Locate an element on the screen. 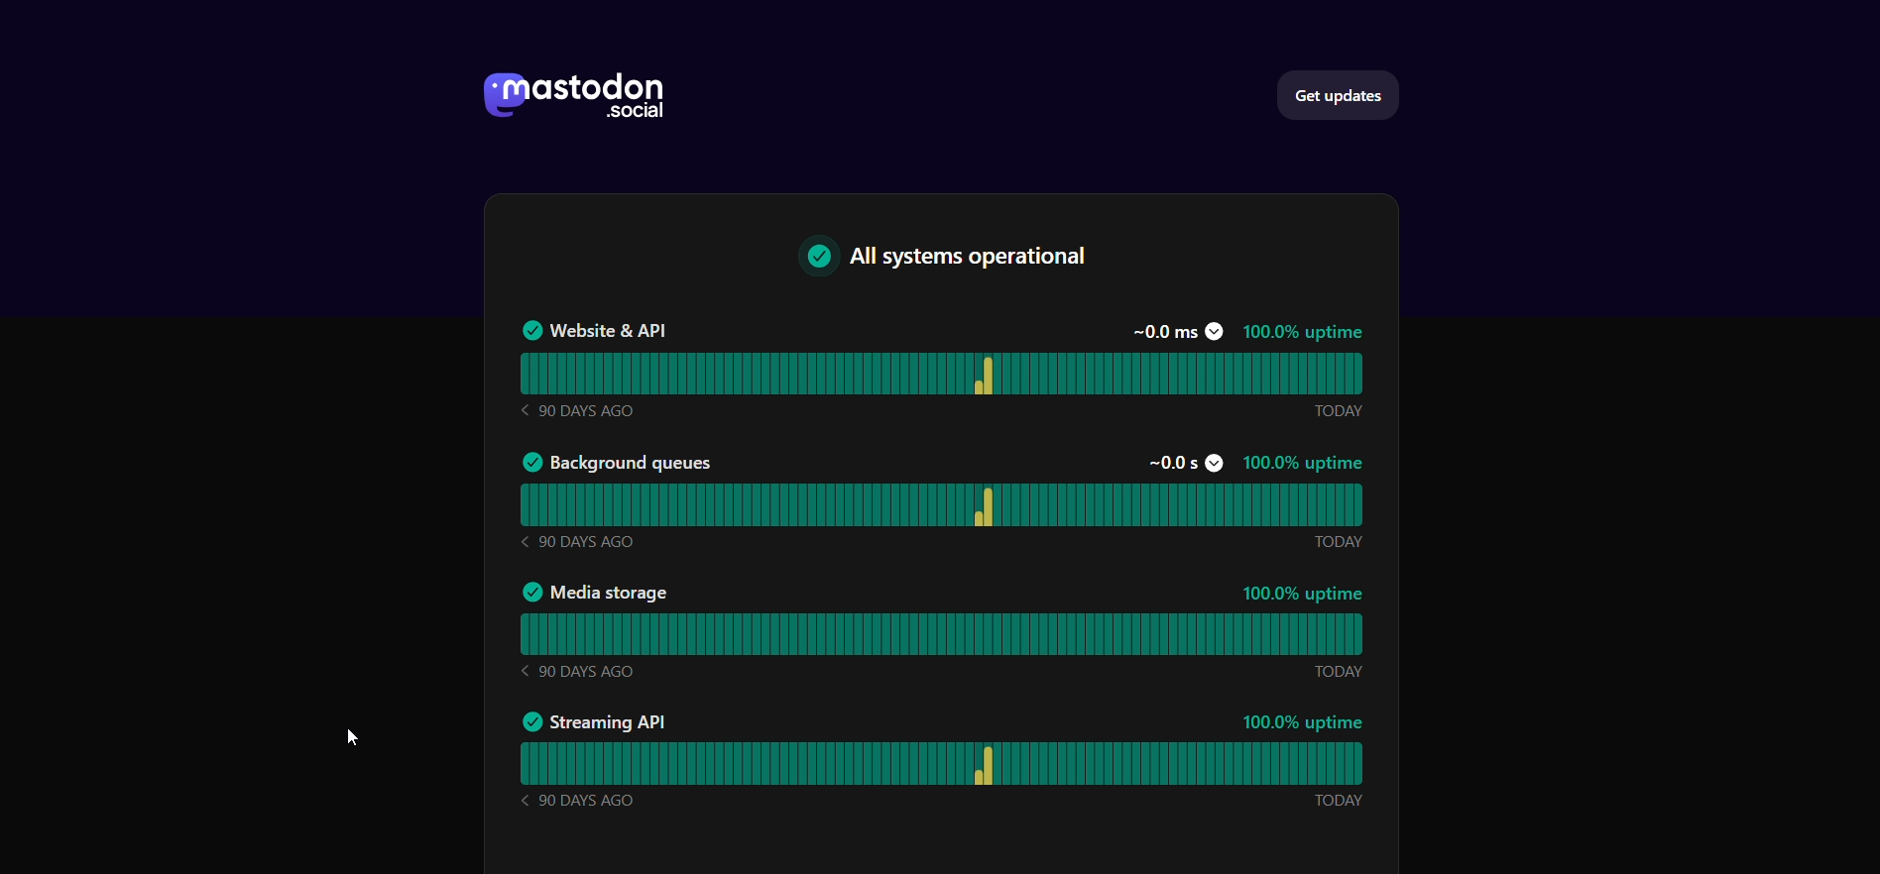  get updates is located at coordinates (1339, 92).